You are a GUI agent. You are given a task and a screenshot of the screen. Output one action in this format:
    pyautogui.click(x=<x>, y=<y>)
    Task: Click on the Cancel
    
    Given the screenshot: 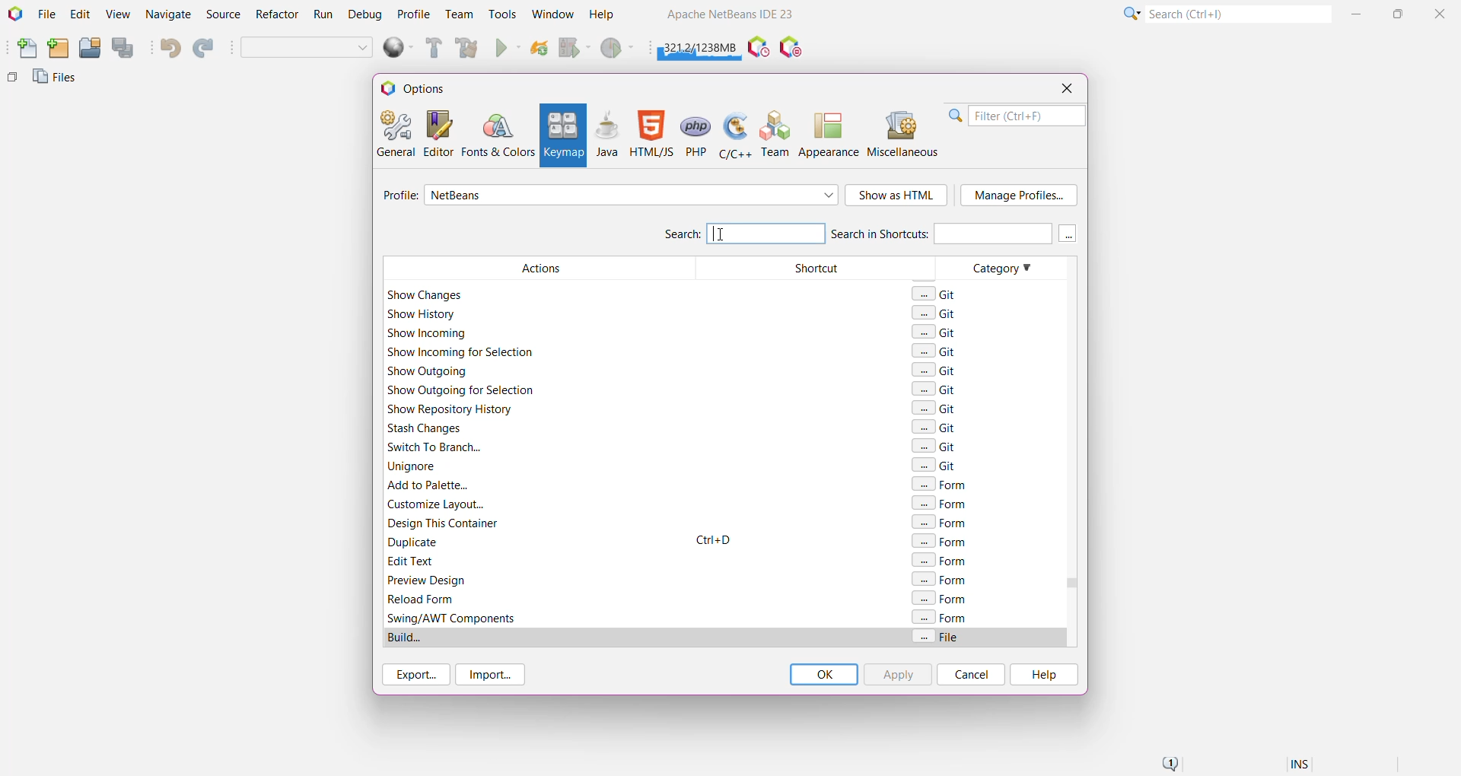 What is the action you would take?
    pyautogui.click(x=971, y=674)
    